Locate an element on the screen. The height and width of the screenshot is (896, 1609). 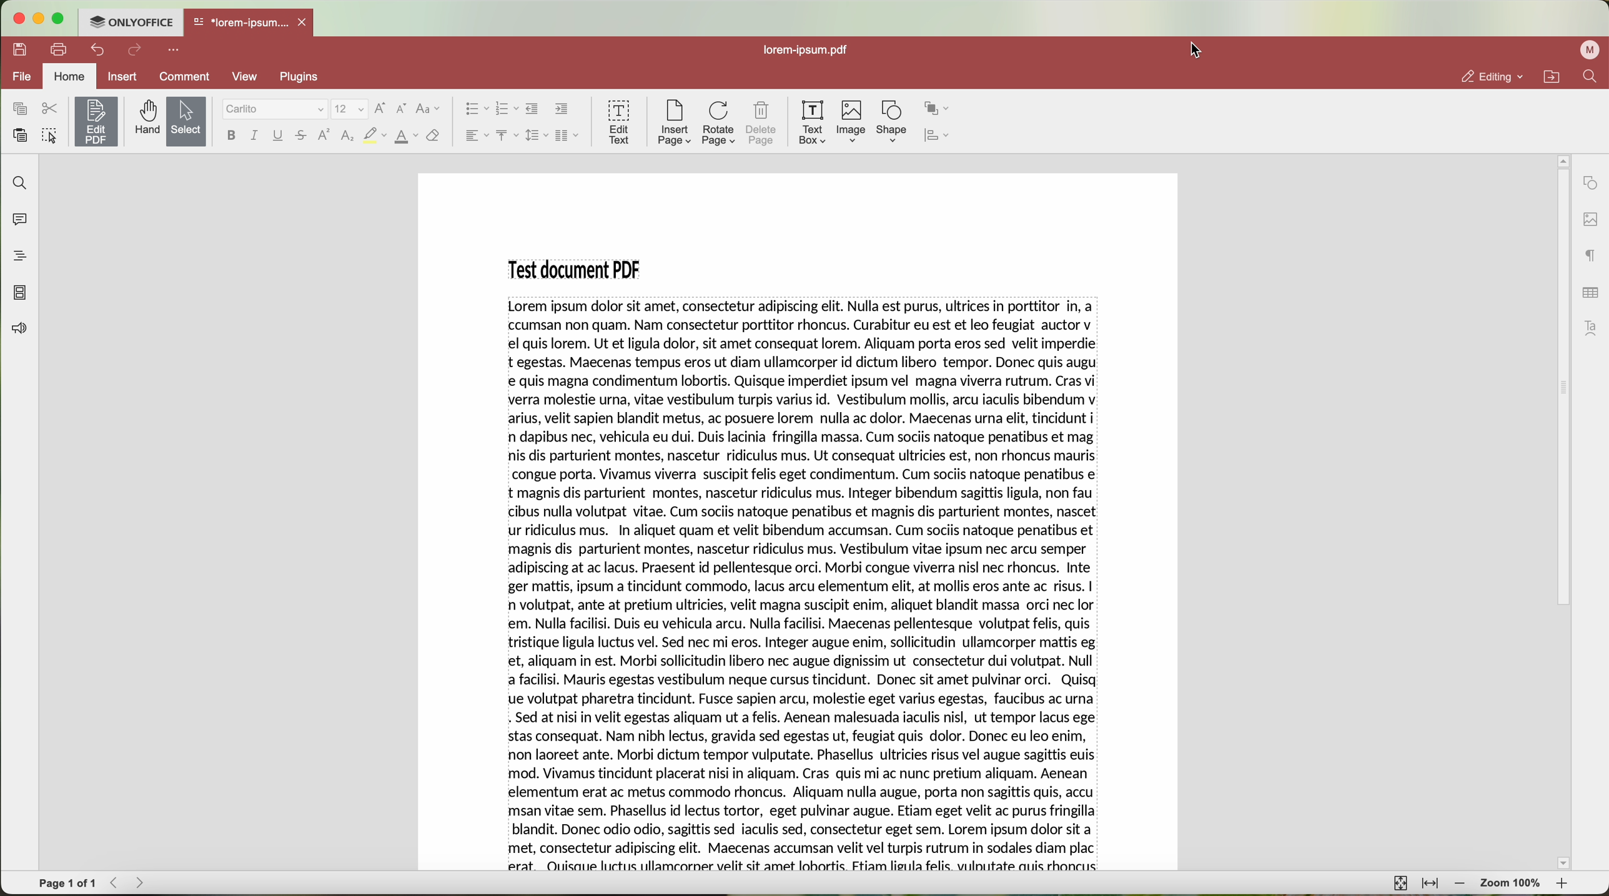
search is located at coordinates (23, 184).